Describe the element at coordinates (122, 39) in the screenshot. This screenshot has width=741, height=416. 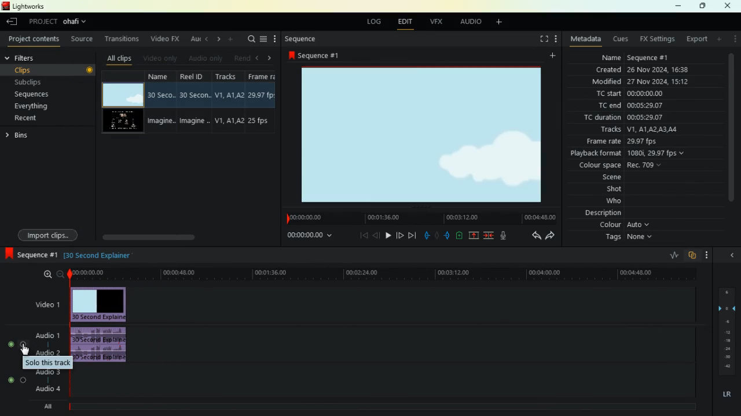
I see `transitions` at that location.